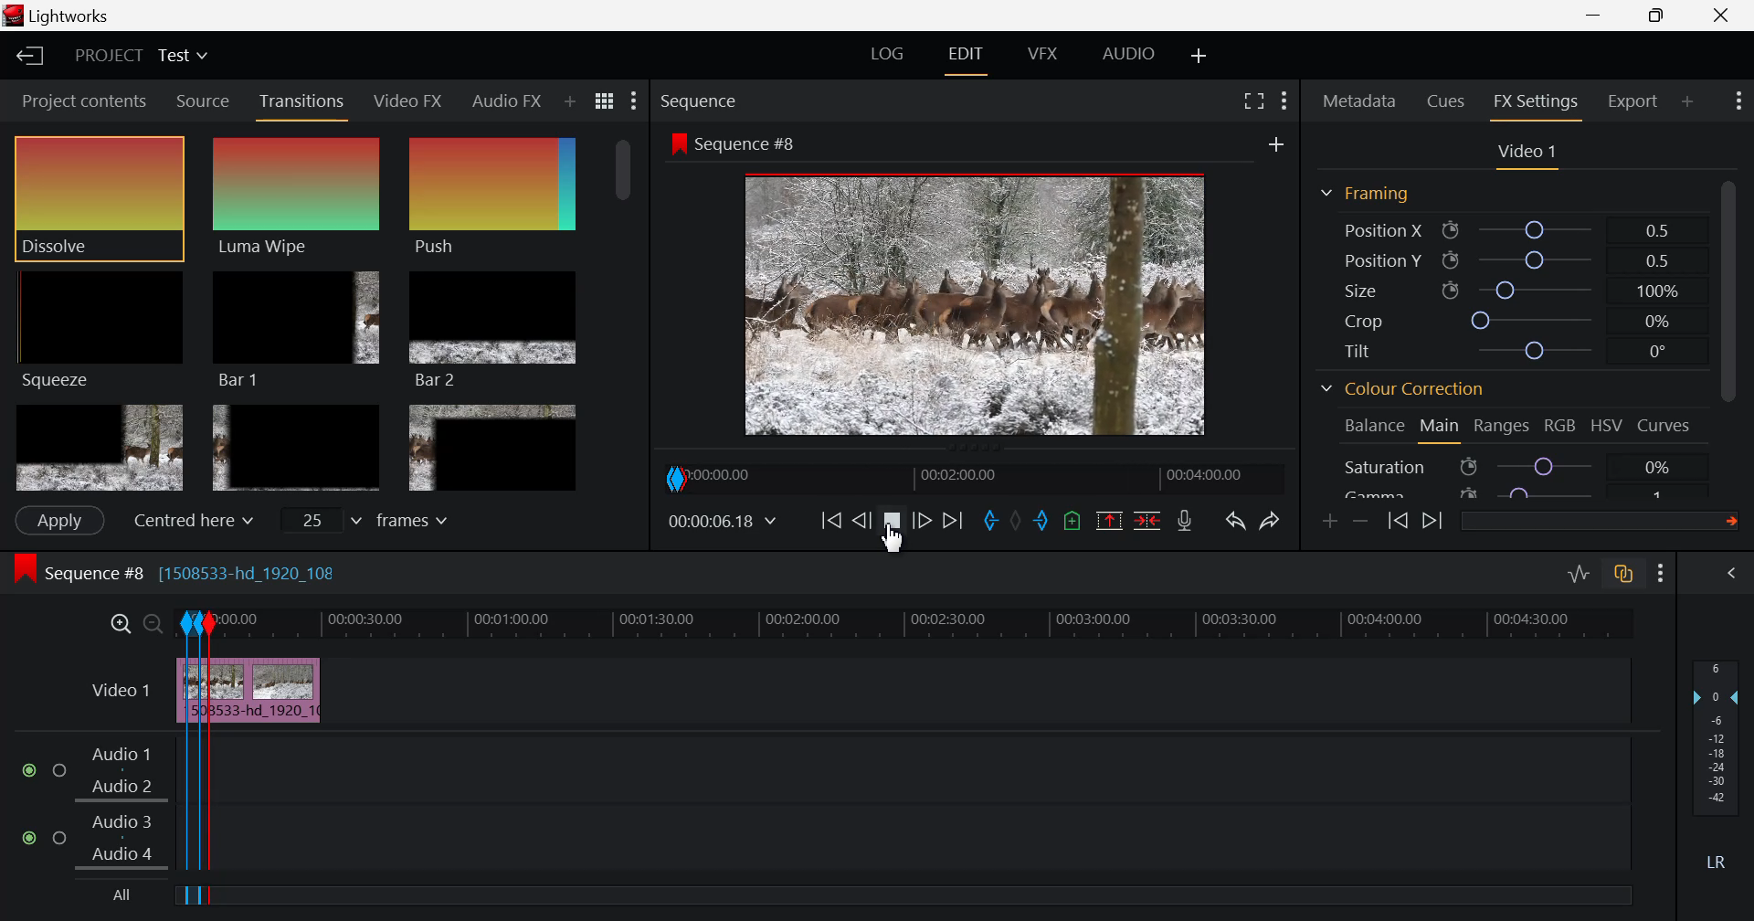 This screenshot has width=1754, height=921. Describe the element at coordinates (1511, 353) in the screenshot. I see `Tilt` at that location.